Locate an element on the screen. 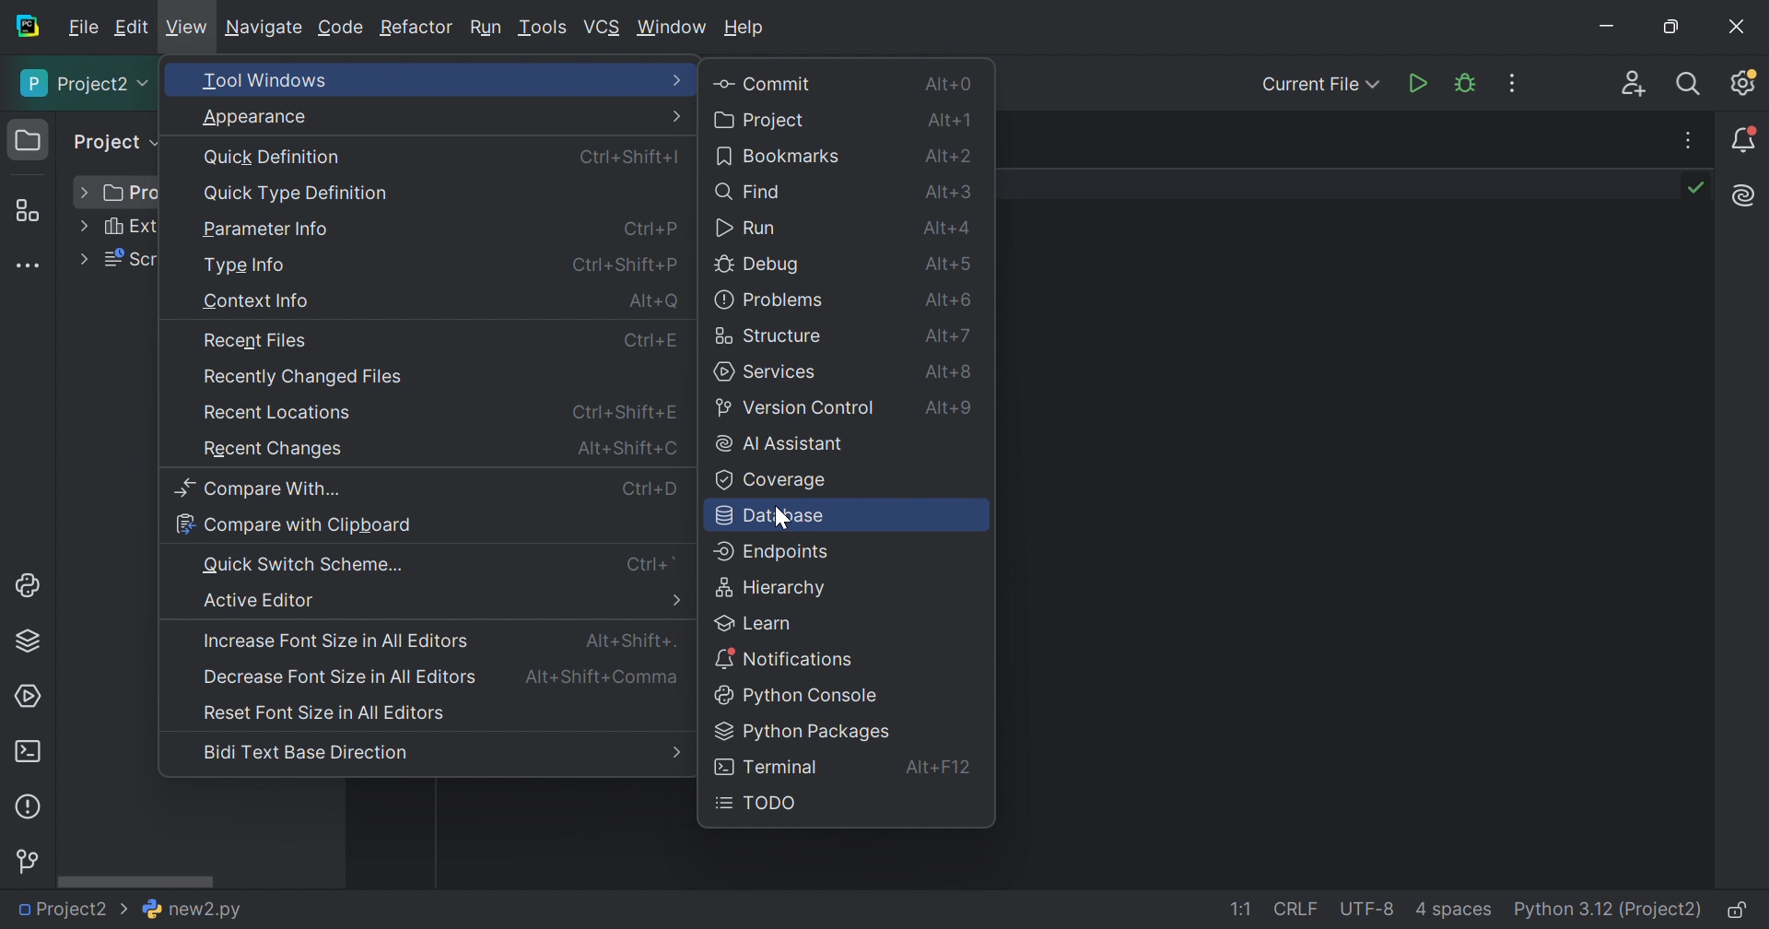 Image resolution: width=1769 pixels, height=929 pixels. Help is located at coordinates (745, 29).